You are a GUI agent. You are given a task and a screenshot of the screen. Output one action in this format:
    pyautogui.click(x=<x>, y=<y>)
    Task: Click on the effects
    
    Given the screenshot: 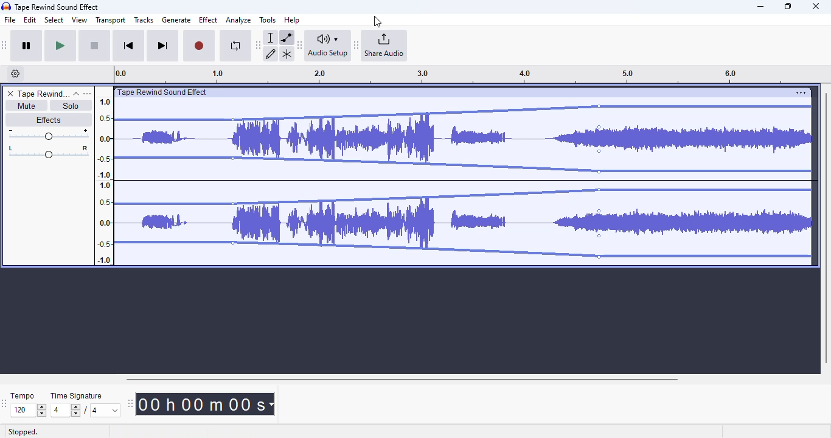 What is the action you would take?
    pyautogui.click(x=48, y=119)
    